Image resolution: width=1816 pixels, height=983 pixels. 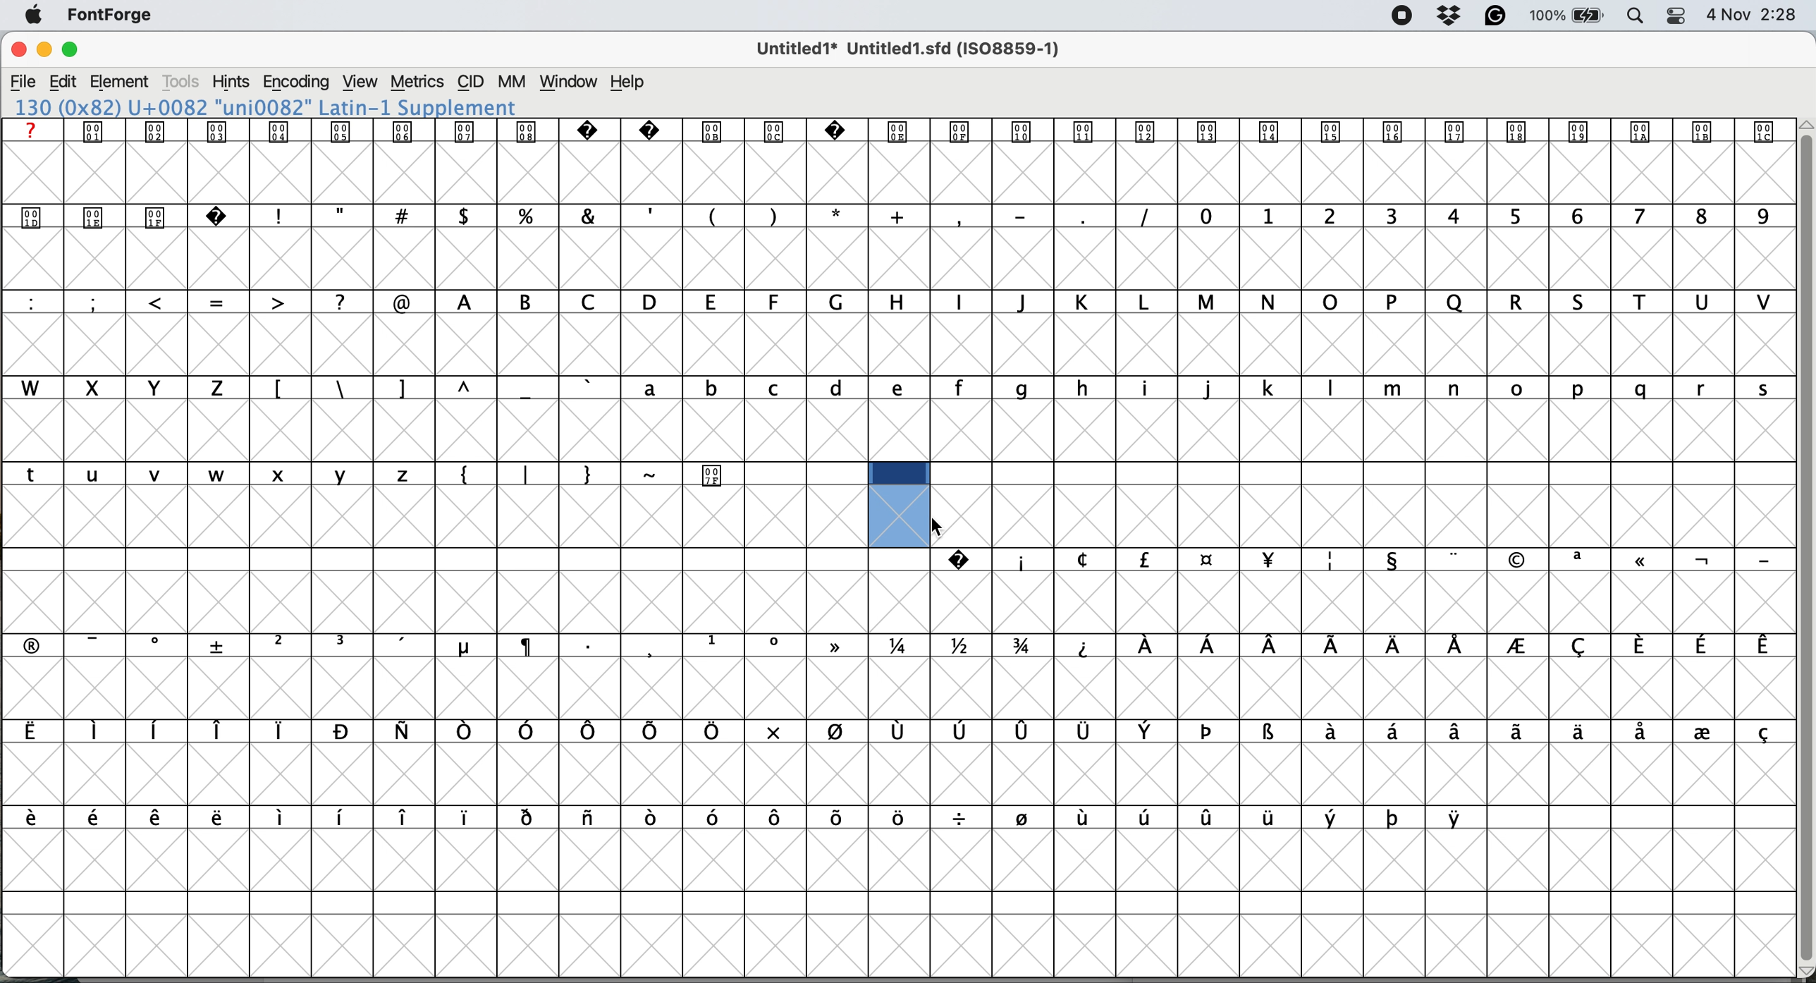 What do you see at coordinates (558, 473) in the screenshot?
I see `special characters` at bounding box center [558, 473].